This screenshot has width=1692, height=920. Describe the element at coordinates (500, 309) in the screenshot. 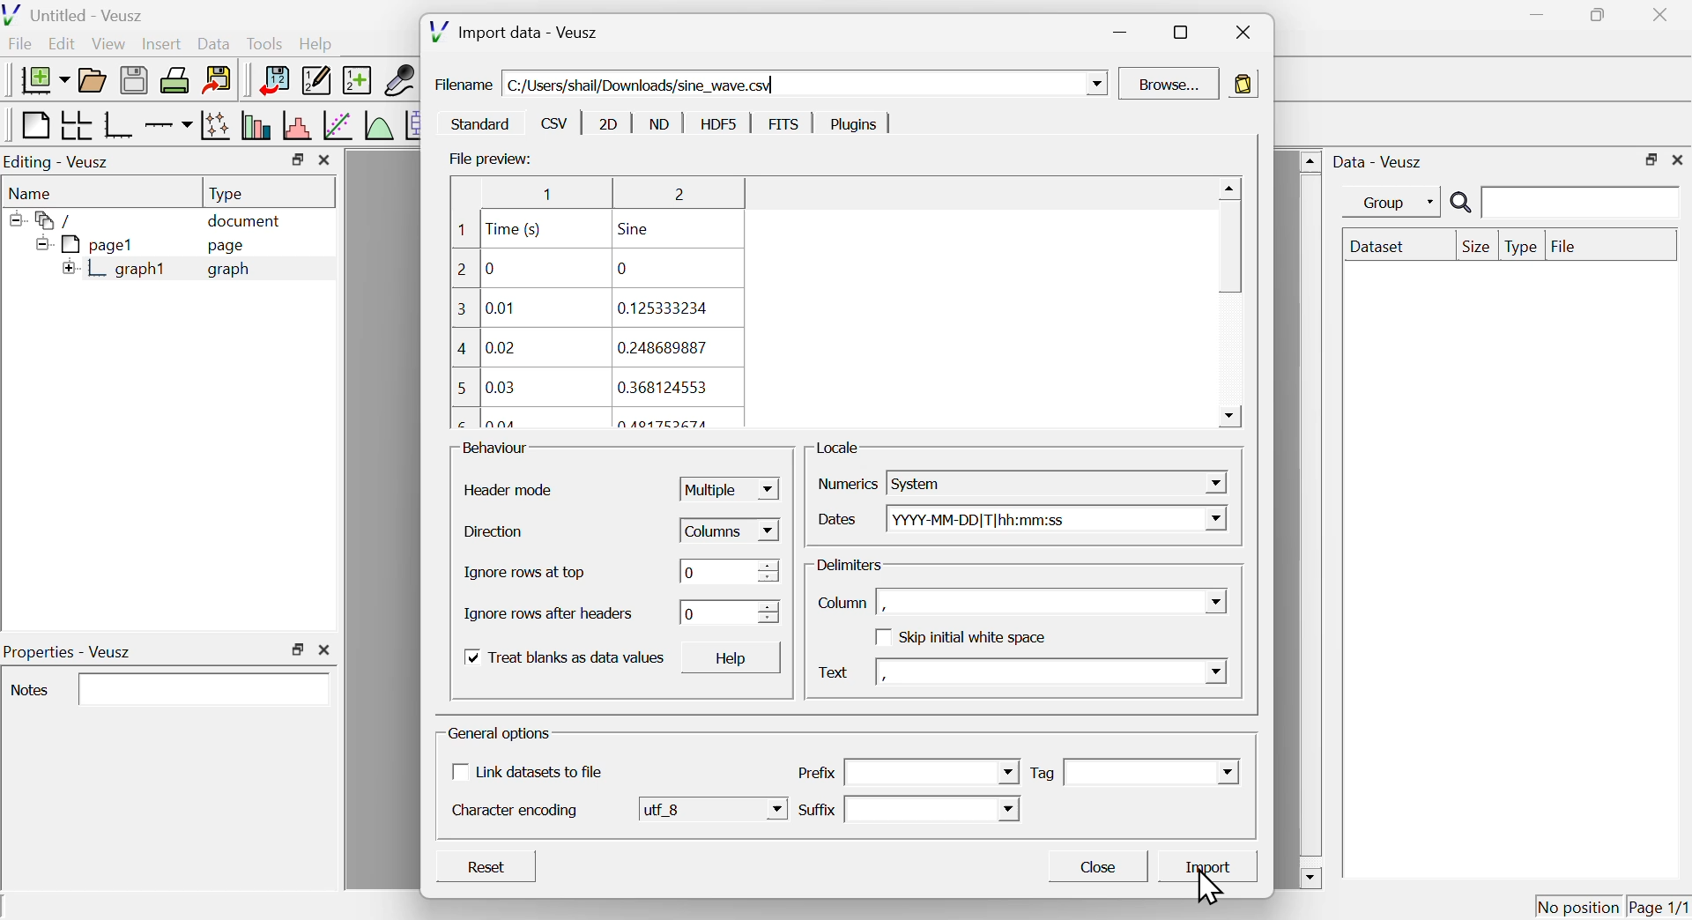

I see `0.01` at that location.